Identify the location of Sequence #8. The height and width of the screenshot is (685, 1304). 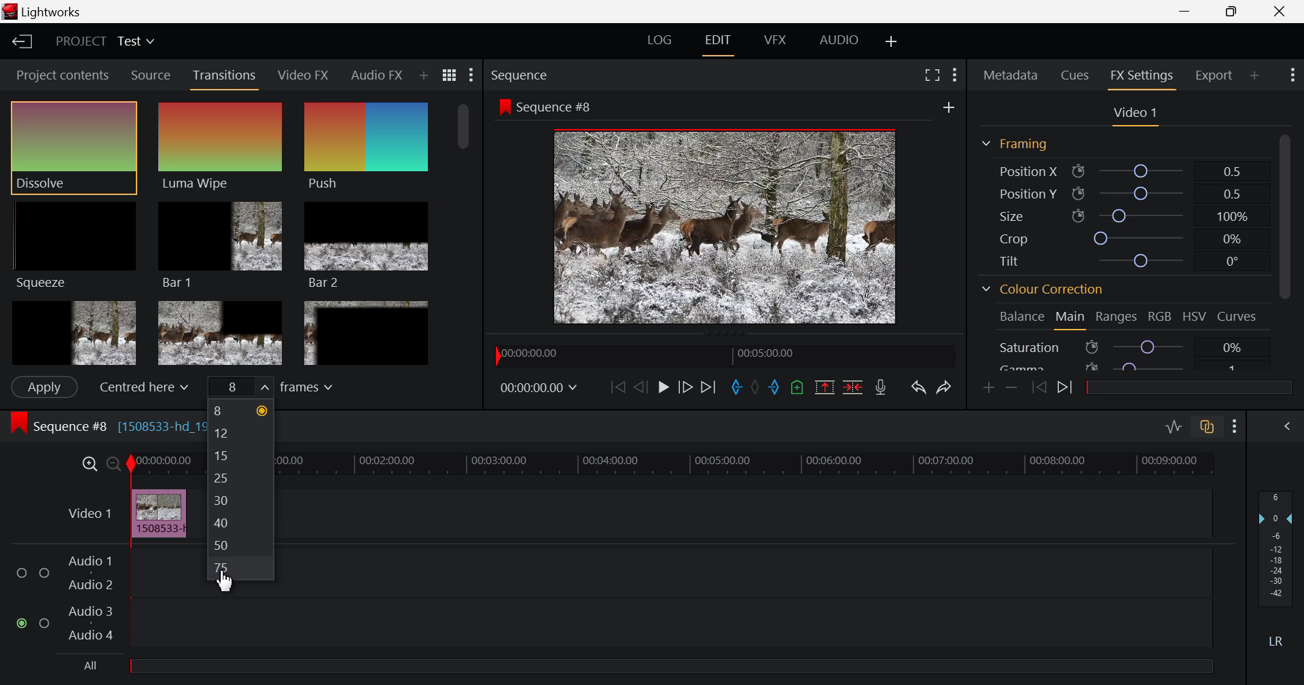
(560, 108).